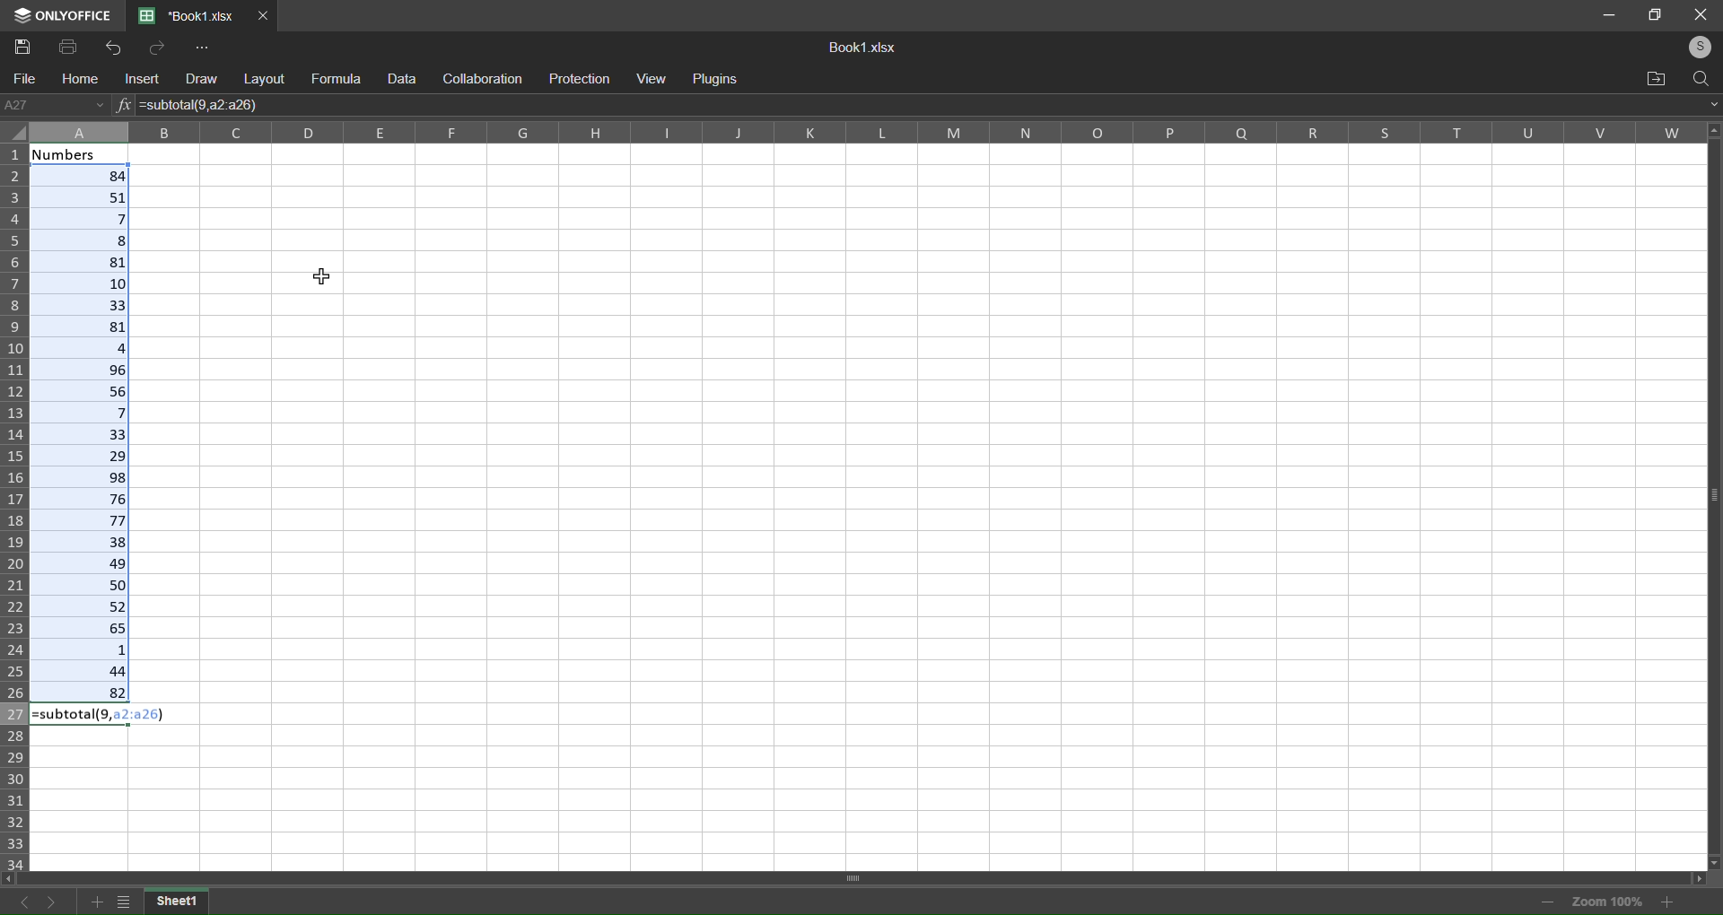 Image resolution: width=1723 pixels, height=915 pixels. What do you see at coordinates (102, 716) in the screenshot?
I see `=subtotal(9,a2,a26)` at bounding box center [102, 716].